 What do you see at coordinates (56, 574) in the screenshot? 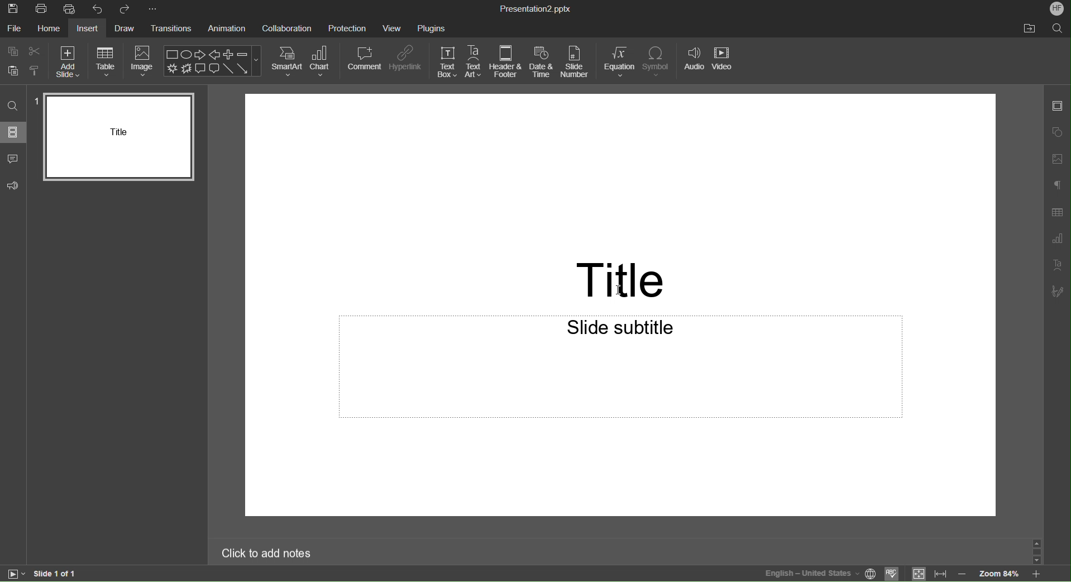
I see `Slide 1 of 1 ` at bounding box center [56, 574].